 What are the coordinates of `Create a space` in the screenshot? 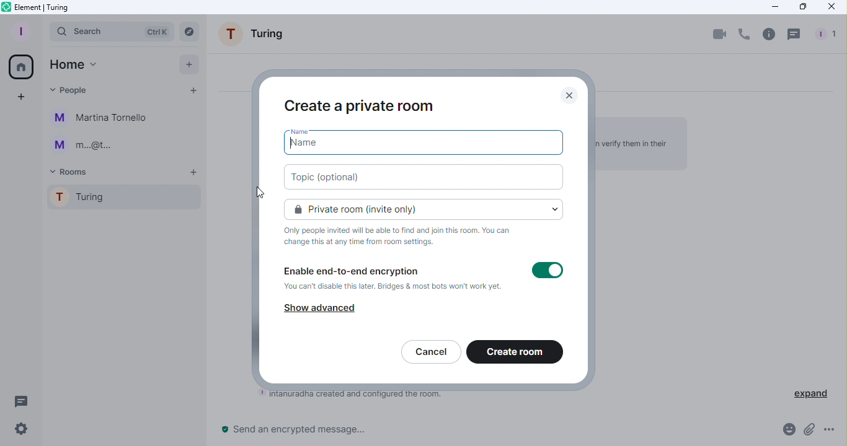 It's located at (22, 97).